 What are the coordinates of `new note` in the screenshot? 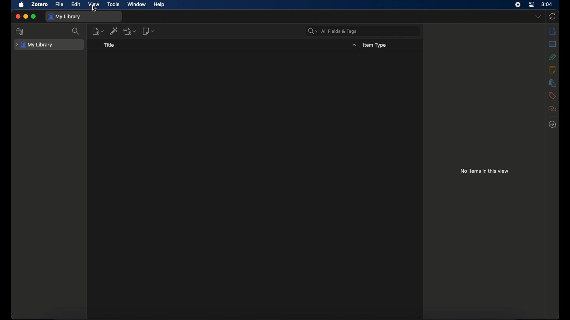 It's located at (148, 31).